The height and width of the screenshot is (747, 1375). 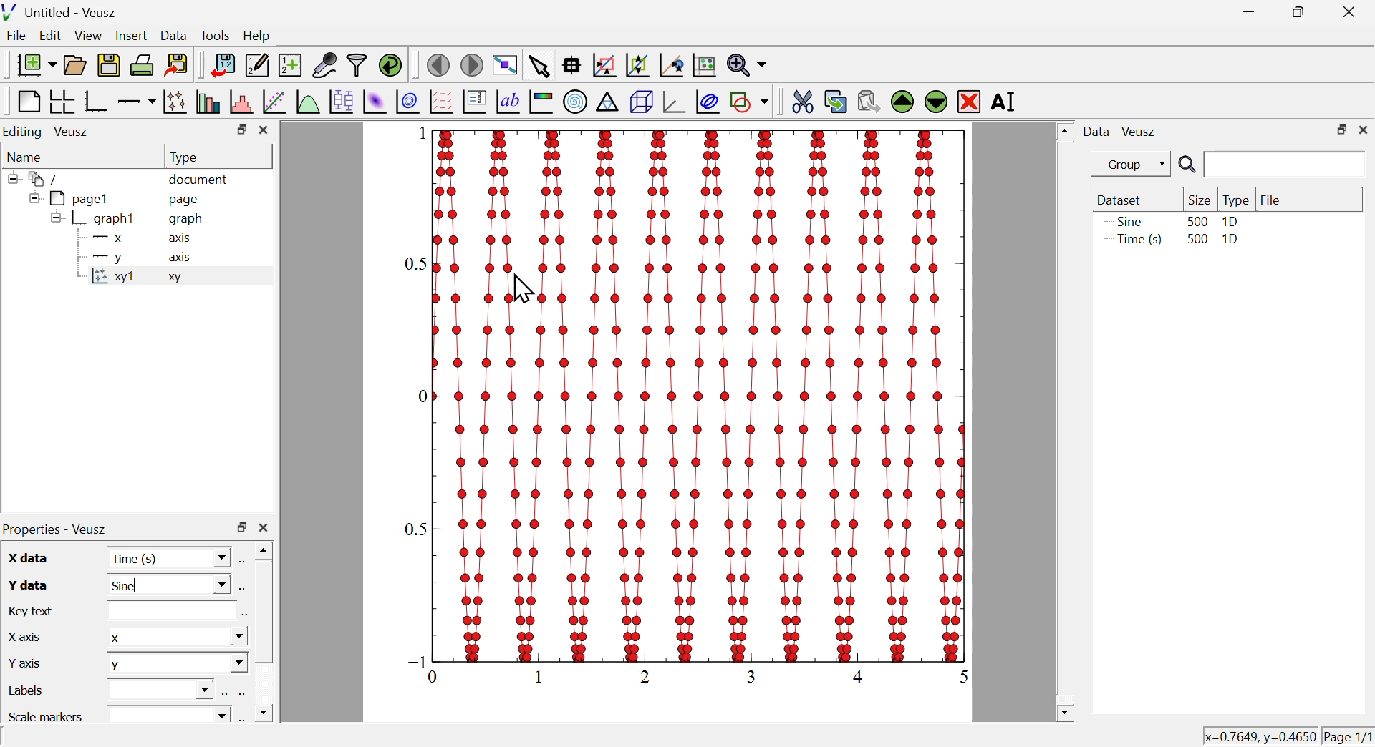 What do you see at coordinates (290, 64) in the screenshot?
I see `create new data sets using ranges` at bounding box center [290, 64].